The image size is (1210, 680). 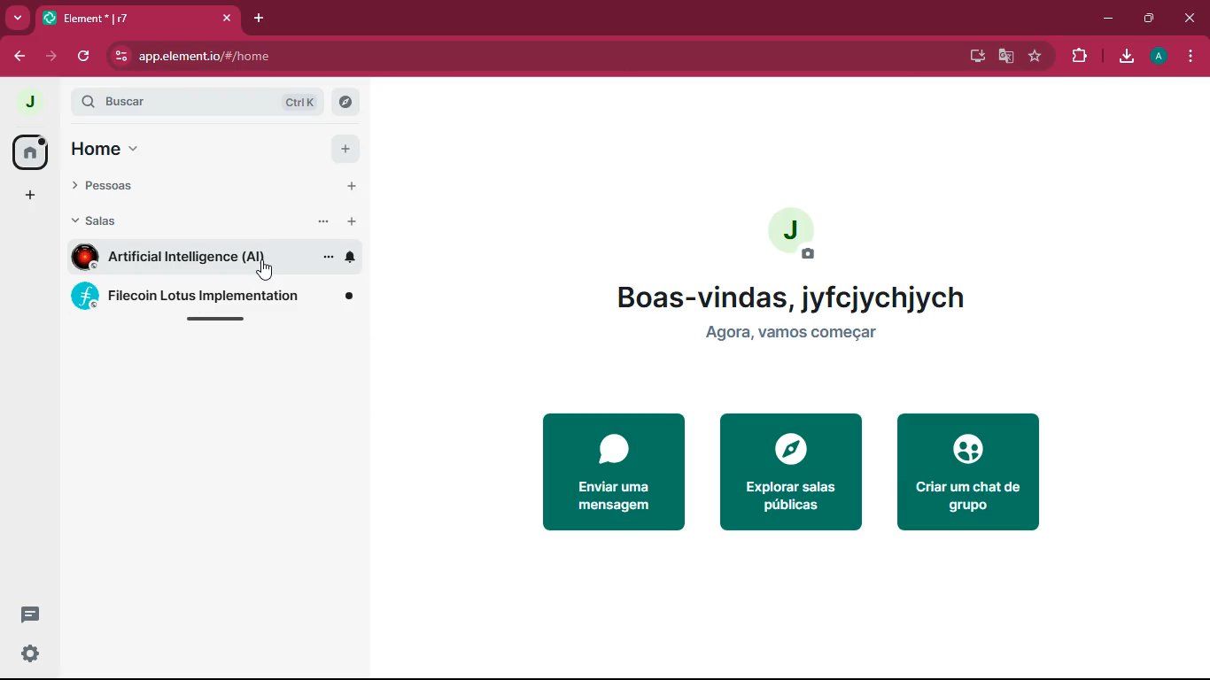 What do you see at coordinates (352, 220) in the screenshot?
I see `add room` at bounding box center [352, 220].